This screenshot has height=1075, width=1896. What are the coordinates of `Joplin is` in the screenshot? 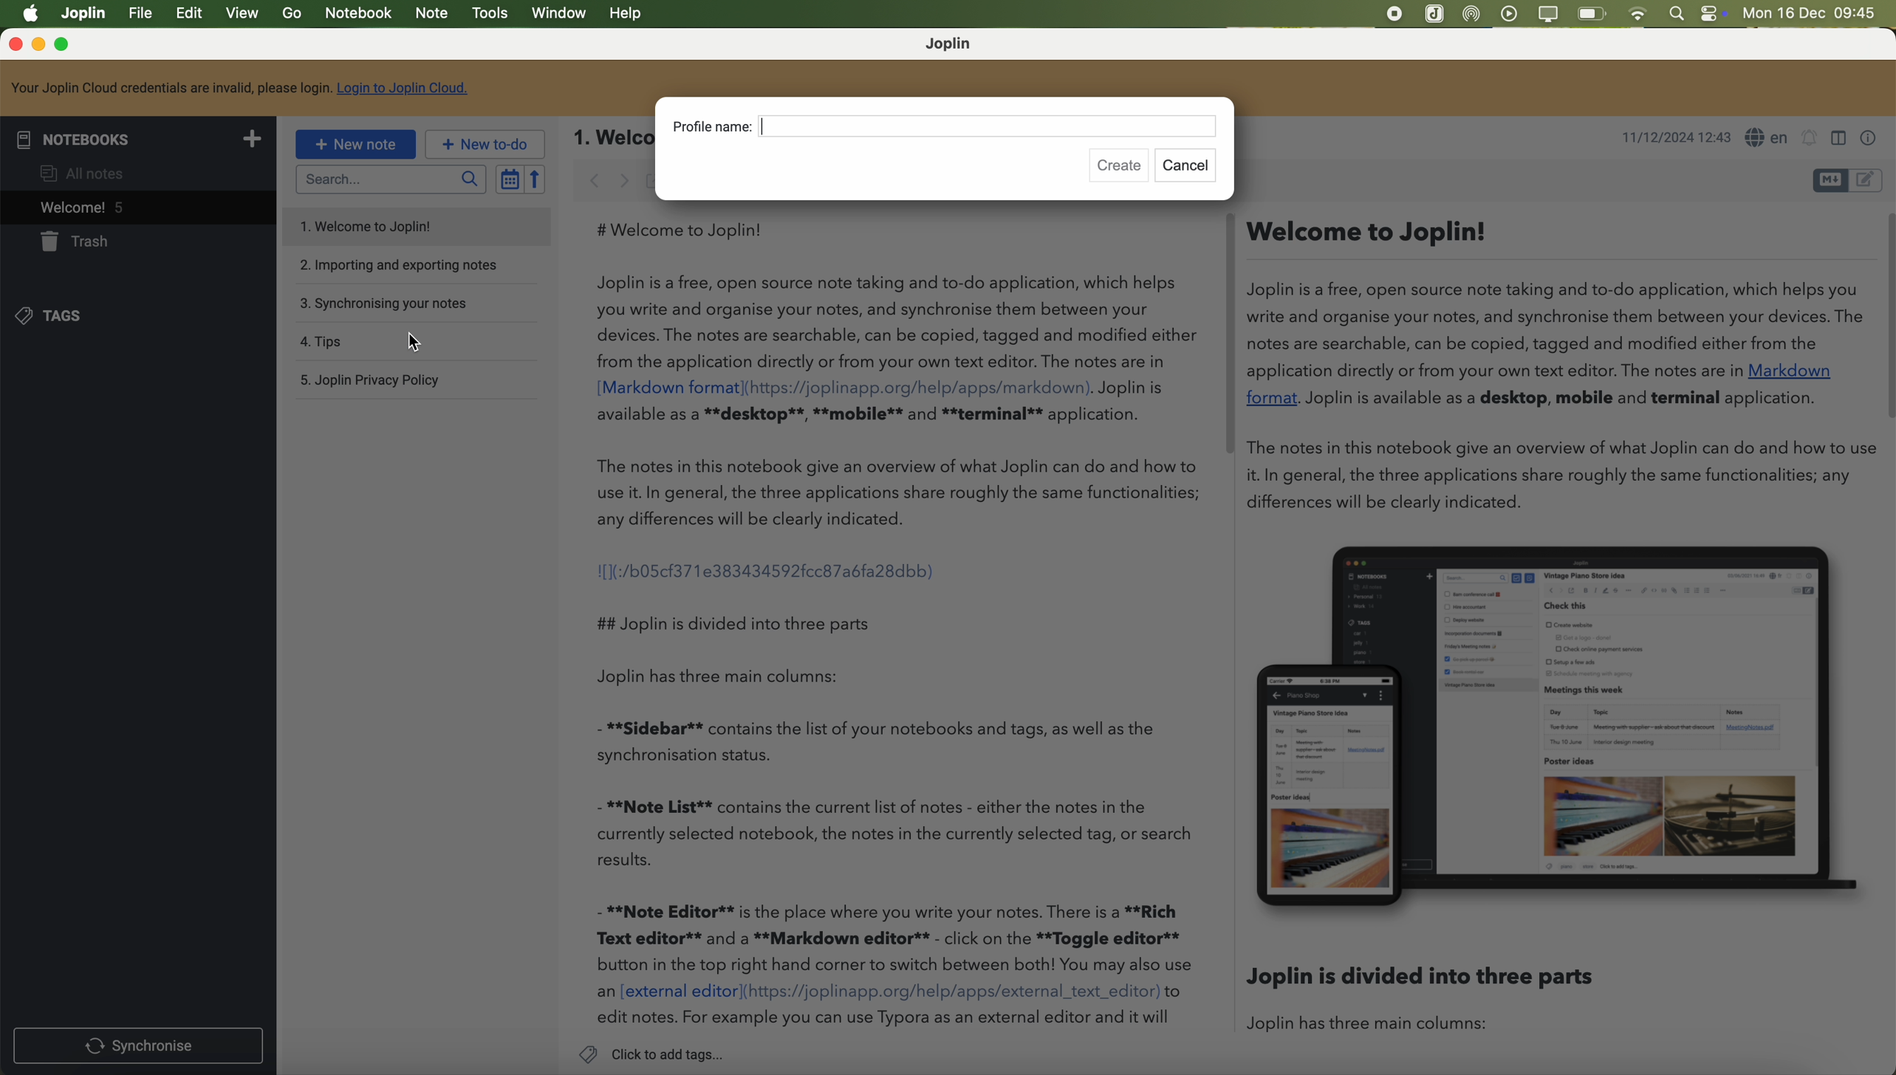 It's located at (1132, 388).